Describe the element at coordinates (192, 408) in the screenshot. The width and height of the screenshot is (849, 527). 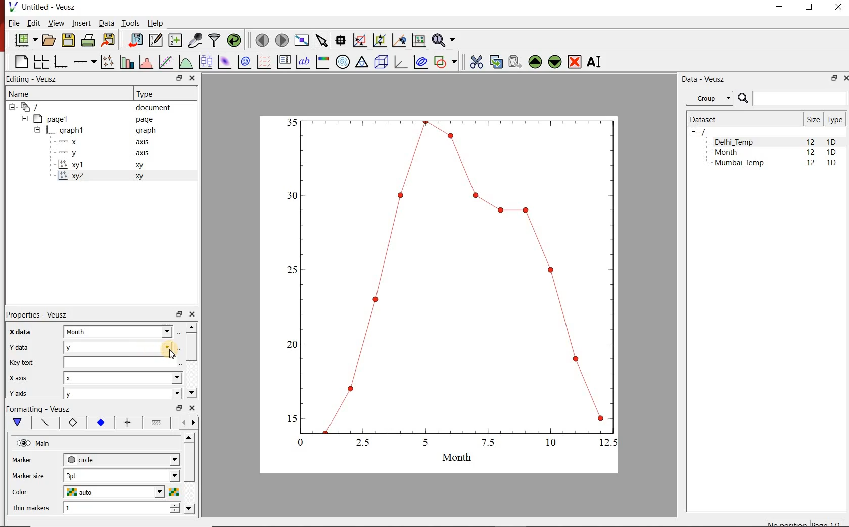
I see `close` at that location.